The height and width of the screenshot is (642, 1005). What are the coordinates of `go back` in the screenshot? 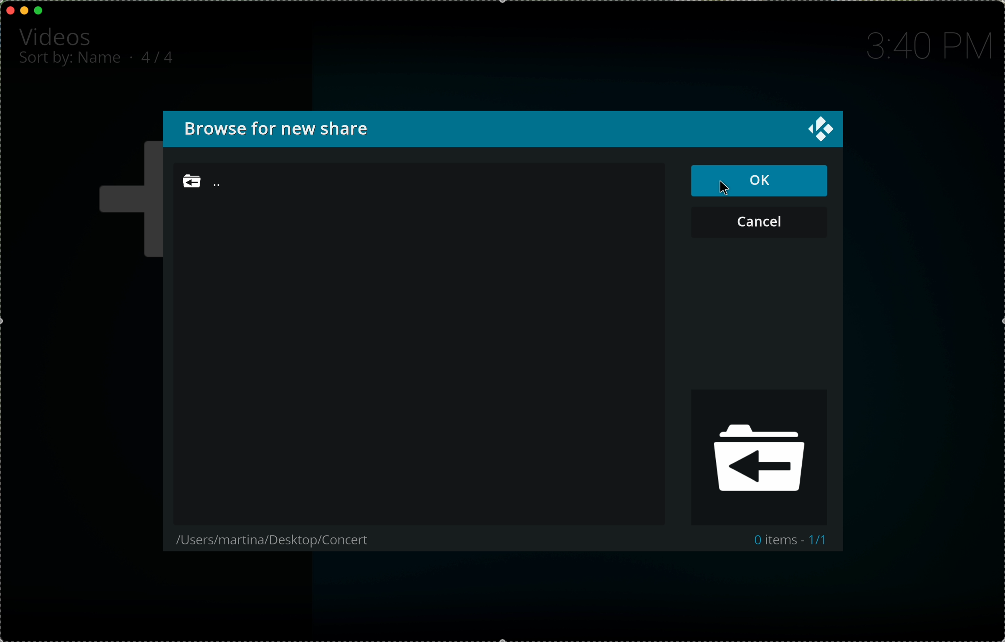 It's located at (226, 184).